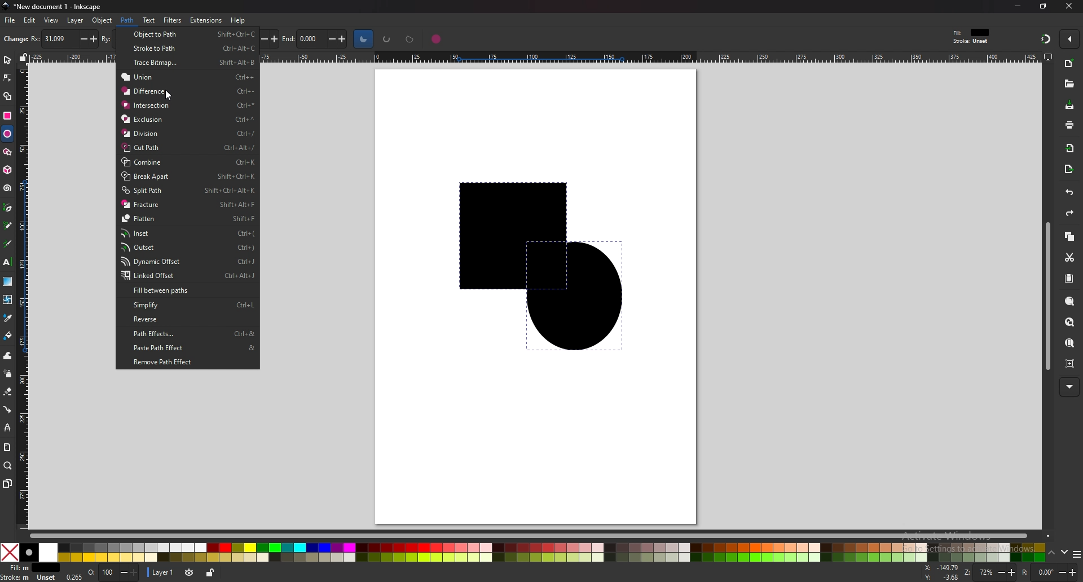 This screenshot has height=582, width=1083. I want to click on help, so click(237, 20).